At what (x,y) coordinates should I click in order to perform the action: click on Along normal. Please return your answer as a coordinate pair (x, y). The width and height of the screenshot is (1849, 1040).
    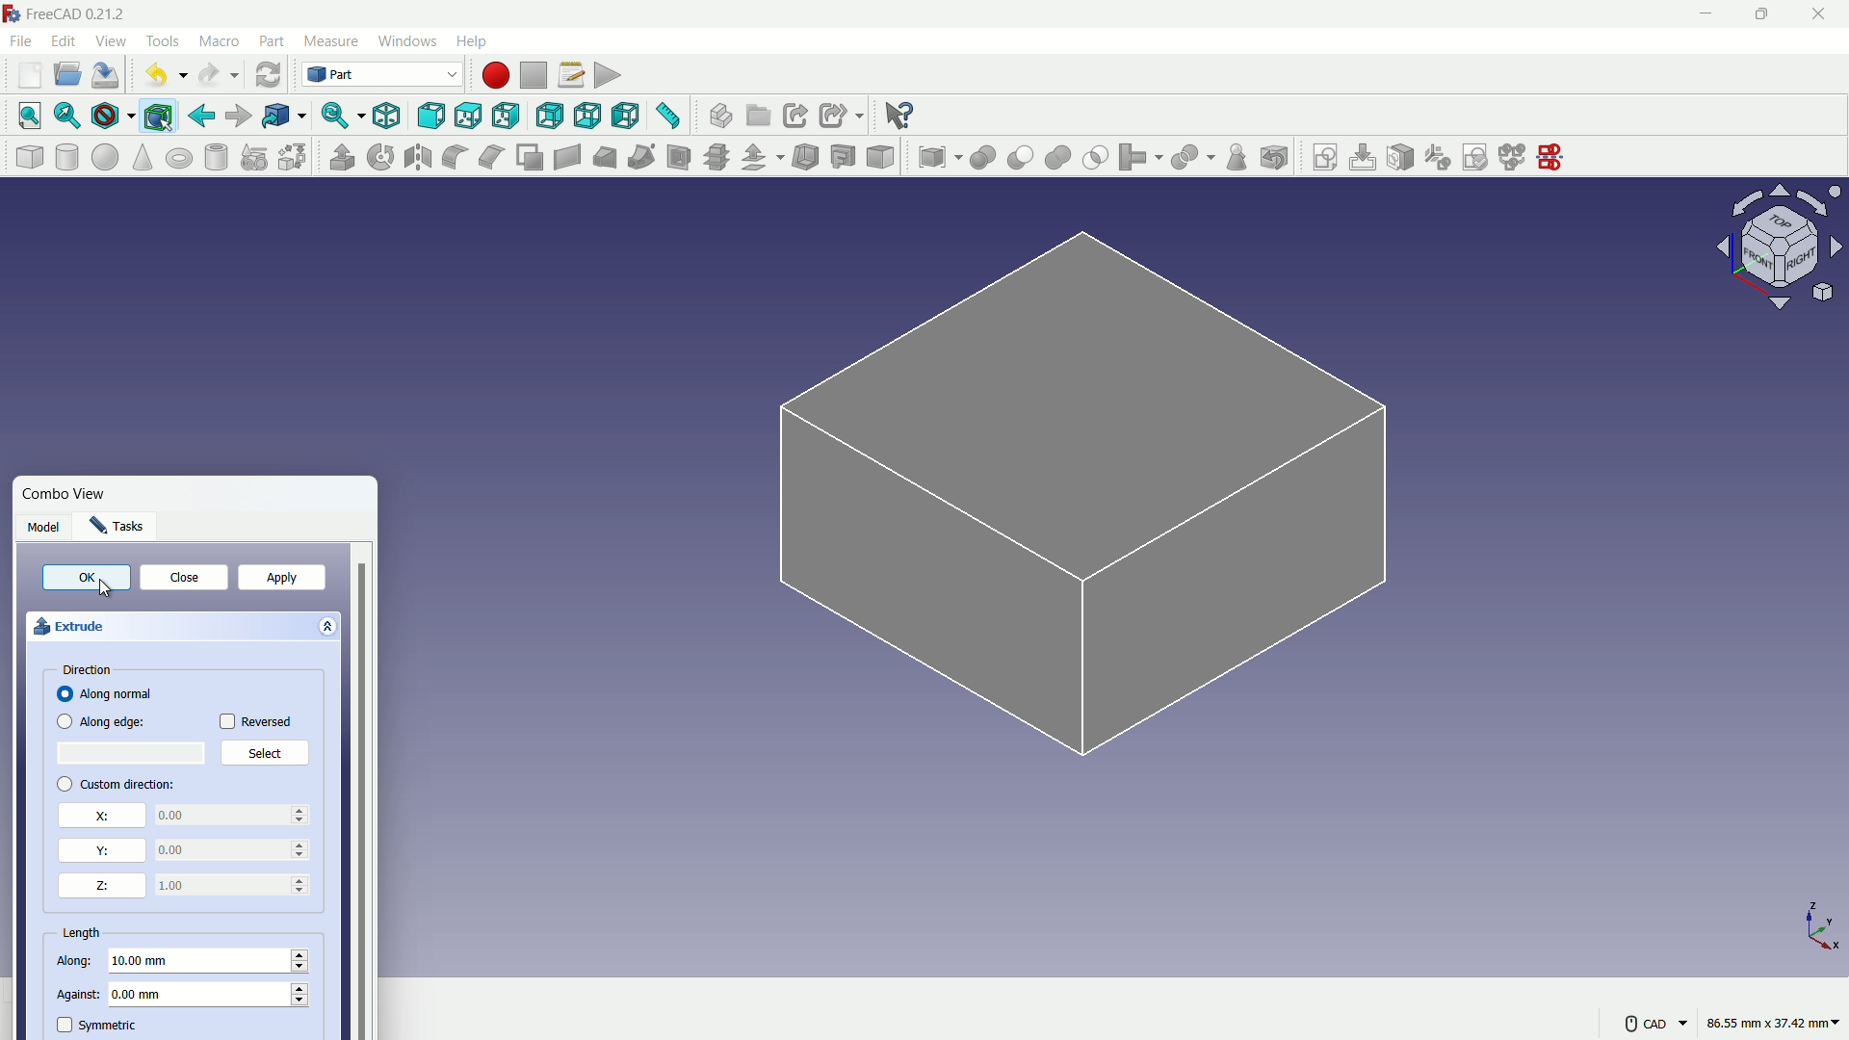
    Looking at the image, I should click on (124, 695).